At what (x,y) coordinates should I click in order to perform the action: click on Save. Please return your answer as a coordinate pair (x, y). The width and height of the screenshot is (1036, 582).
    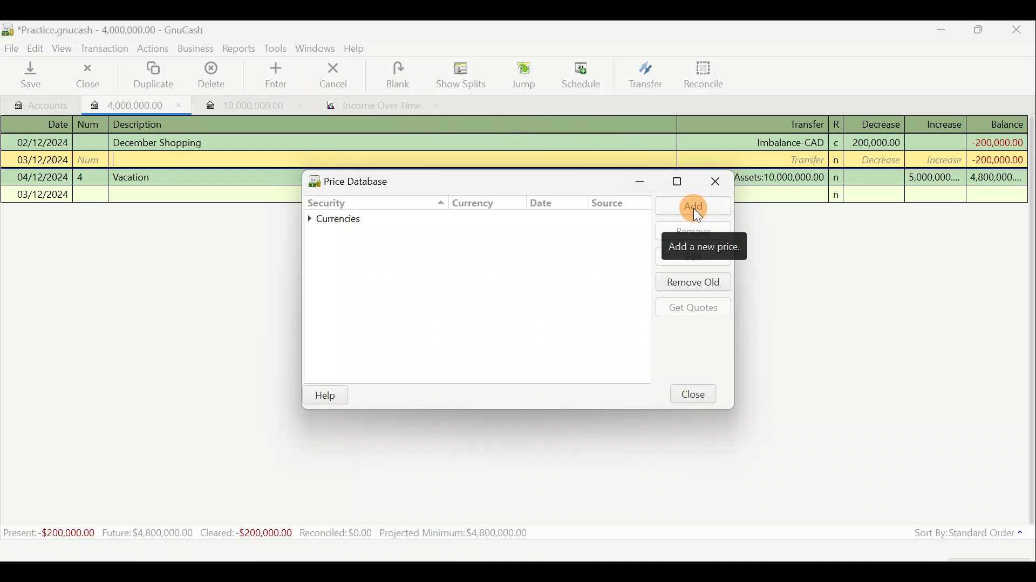
    Looking at the image, I should click on (33, 76).